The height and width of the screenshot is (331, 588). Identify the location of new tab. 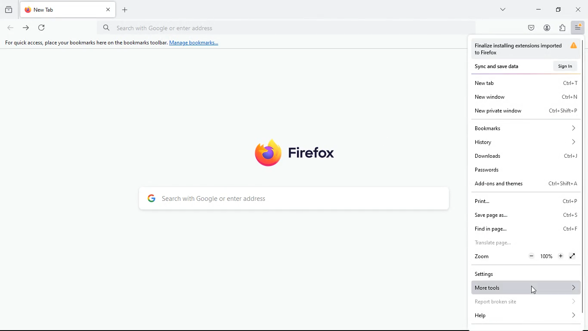
(526, 83).